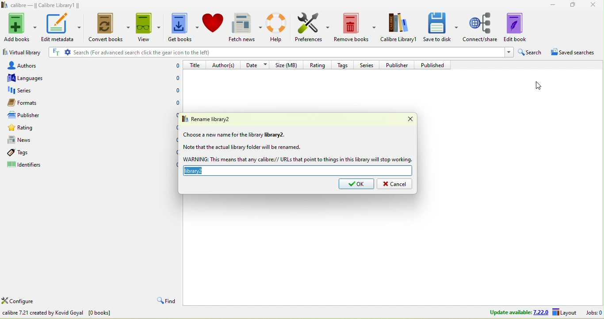 The image size is (604, 319). Describe the element at coordinates (213, 23) in the screenshot. I see `donate` at that location.